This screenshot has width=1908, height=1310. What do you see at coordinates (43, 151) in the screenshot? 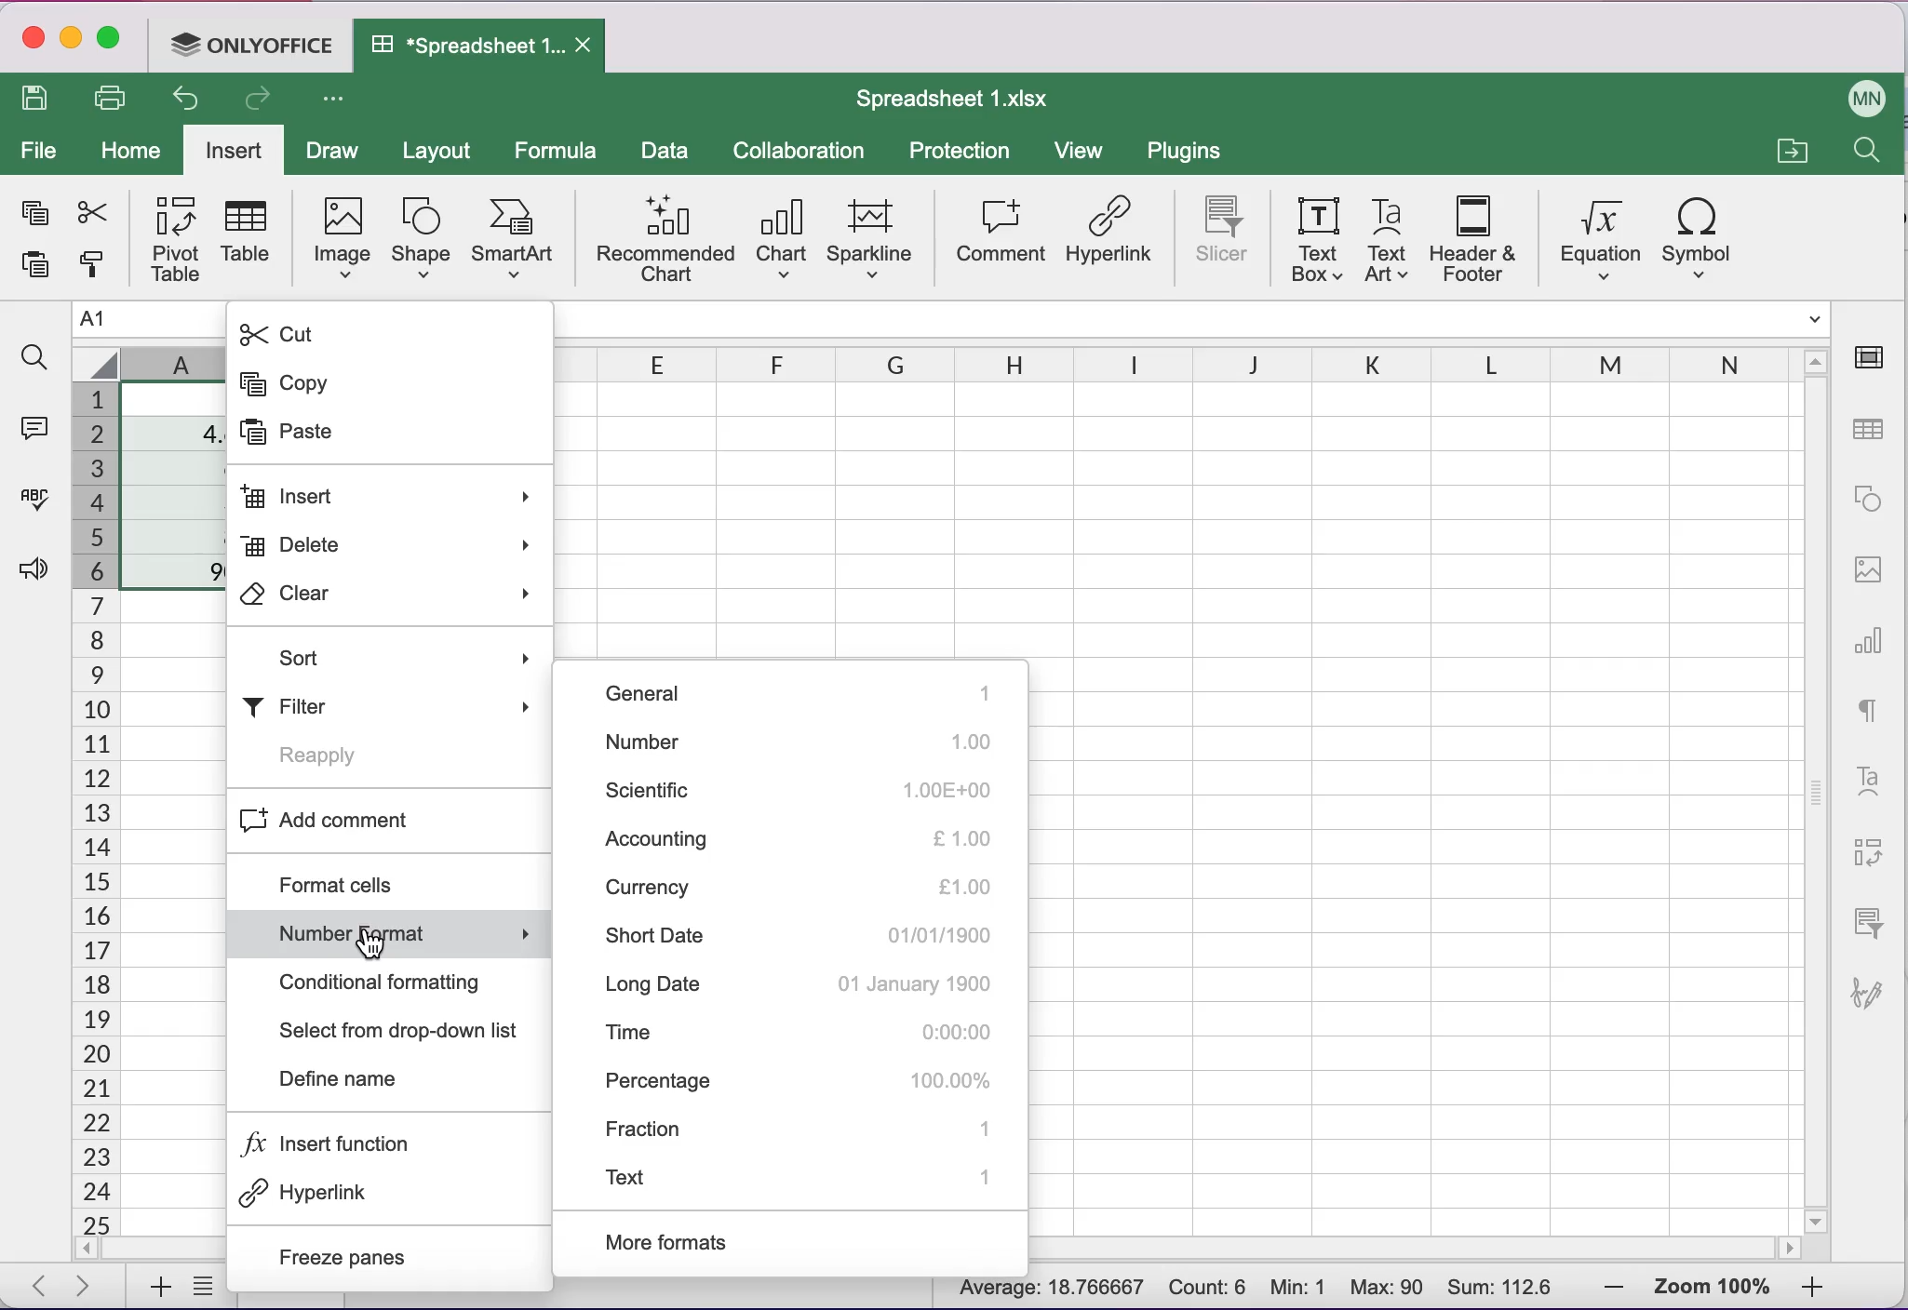
I see `file` at bounding box center [43, 151].